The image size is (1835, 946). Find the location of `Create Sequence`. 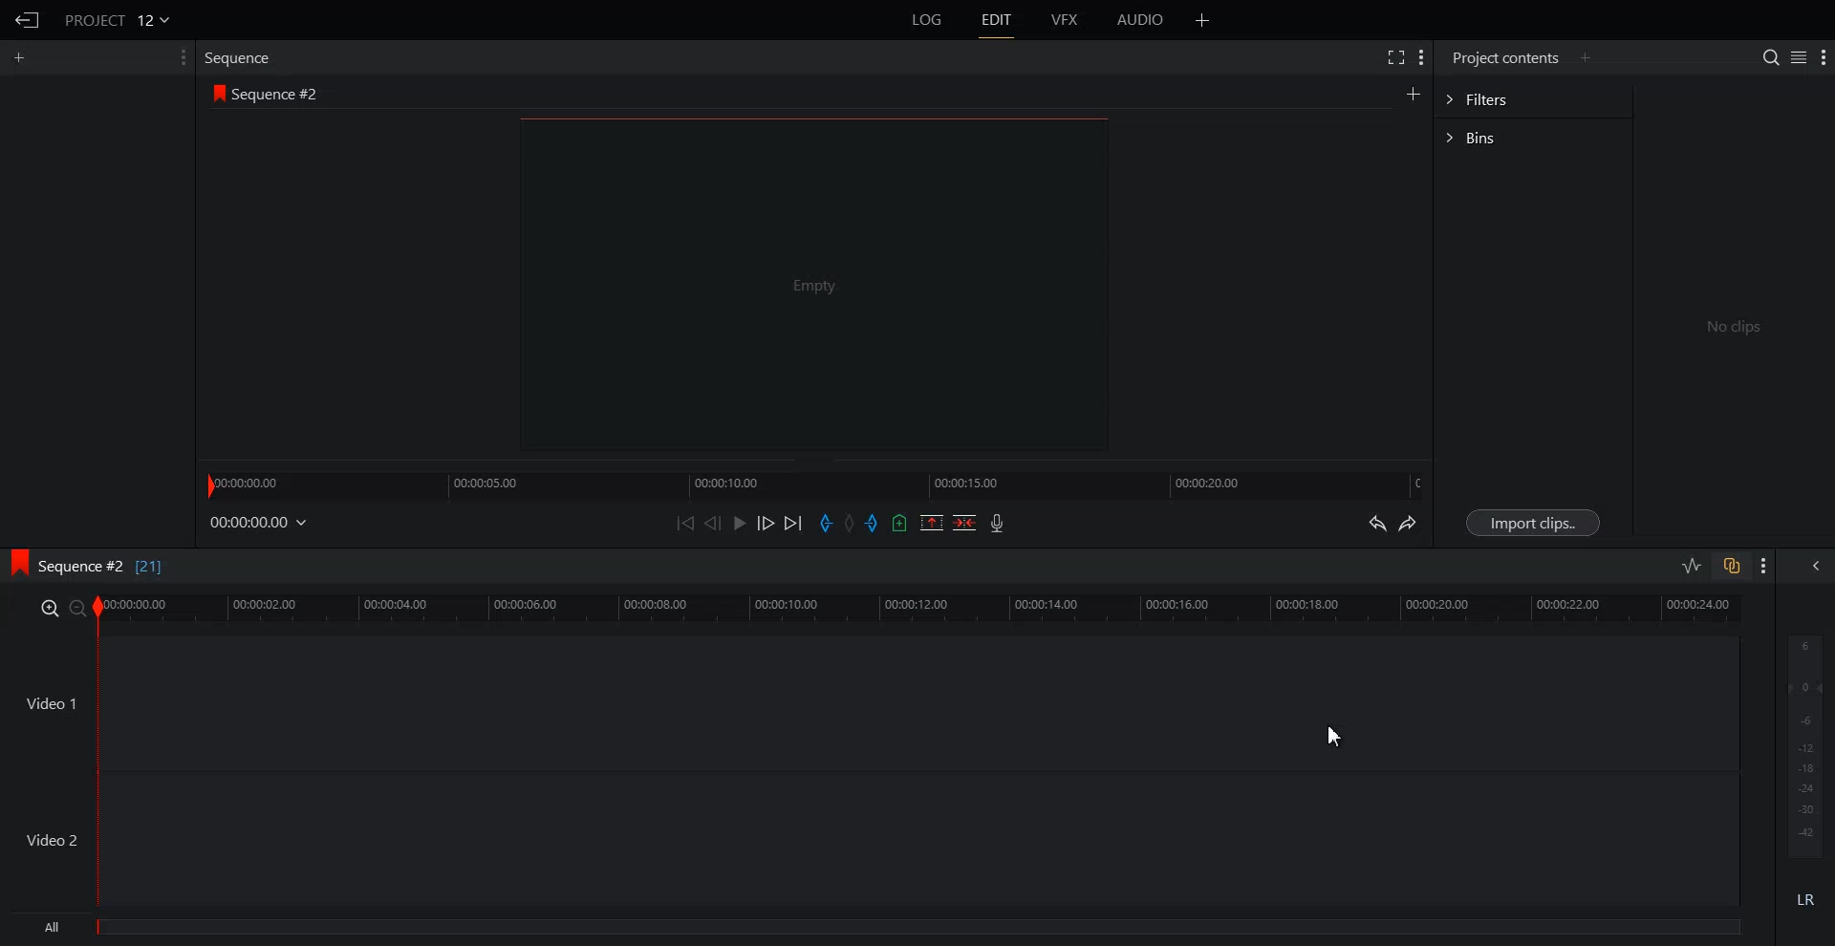

Create Sequence is located at coordinates (1412, 94).